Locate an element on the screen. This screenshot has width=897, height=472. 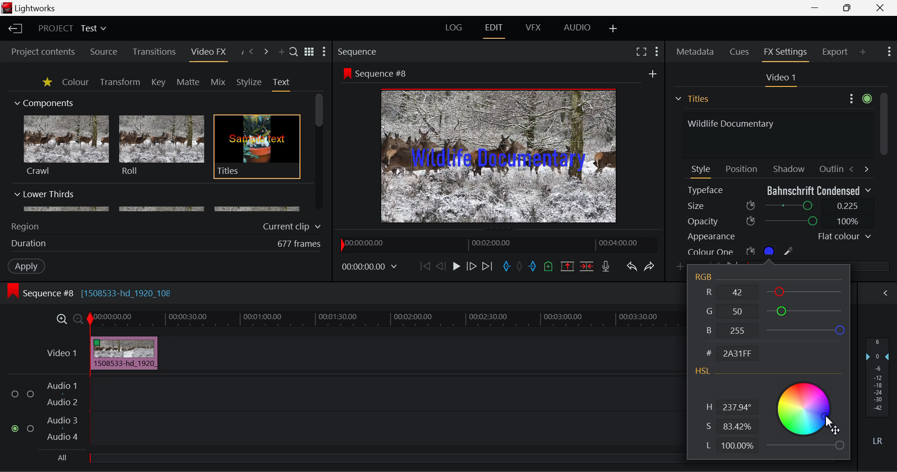
Redo is located at coordinates (650, 266).